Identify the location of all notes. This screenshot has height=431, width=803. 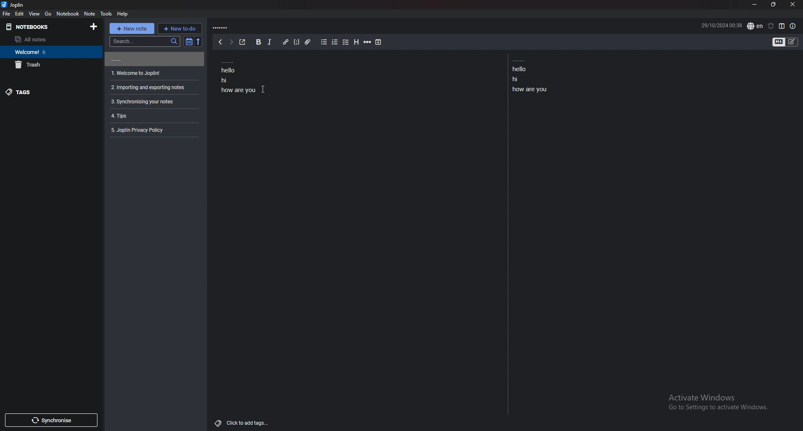
(47, 39).